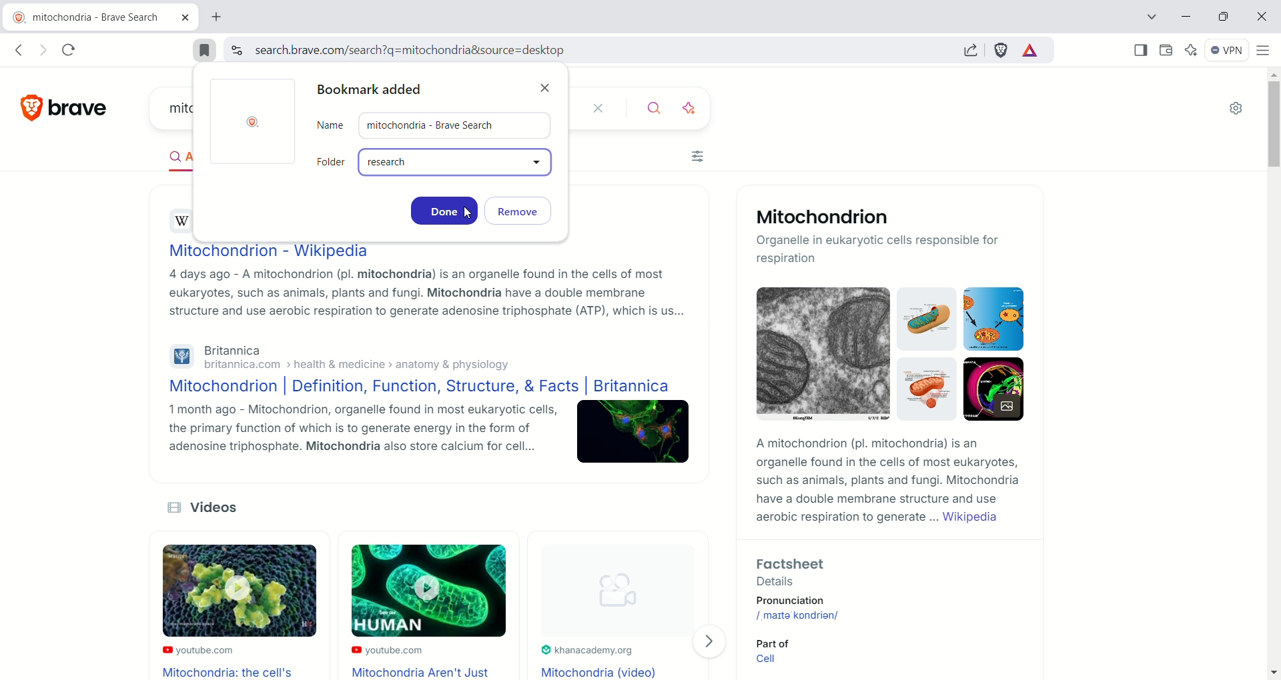  What do you see at coordinates (1273, 372) in the screenshot?
I see `vertical scroll bar` at bounding box center [1273, 372].